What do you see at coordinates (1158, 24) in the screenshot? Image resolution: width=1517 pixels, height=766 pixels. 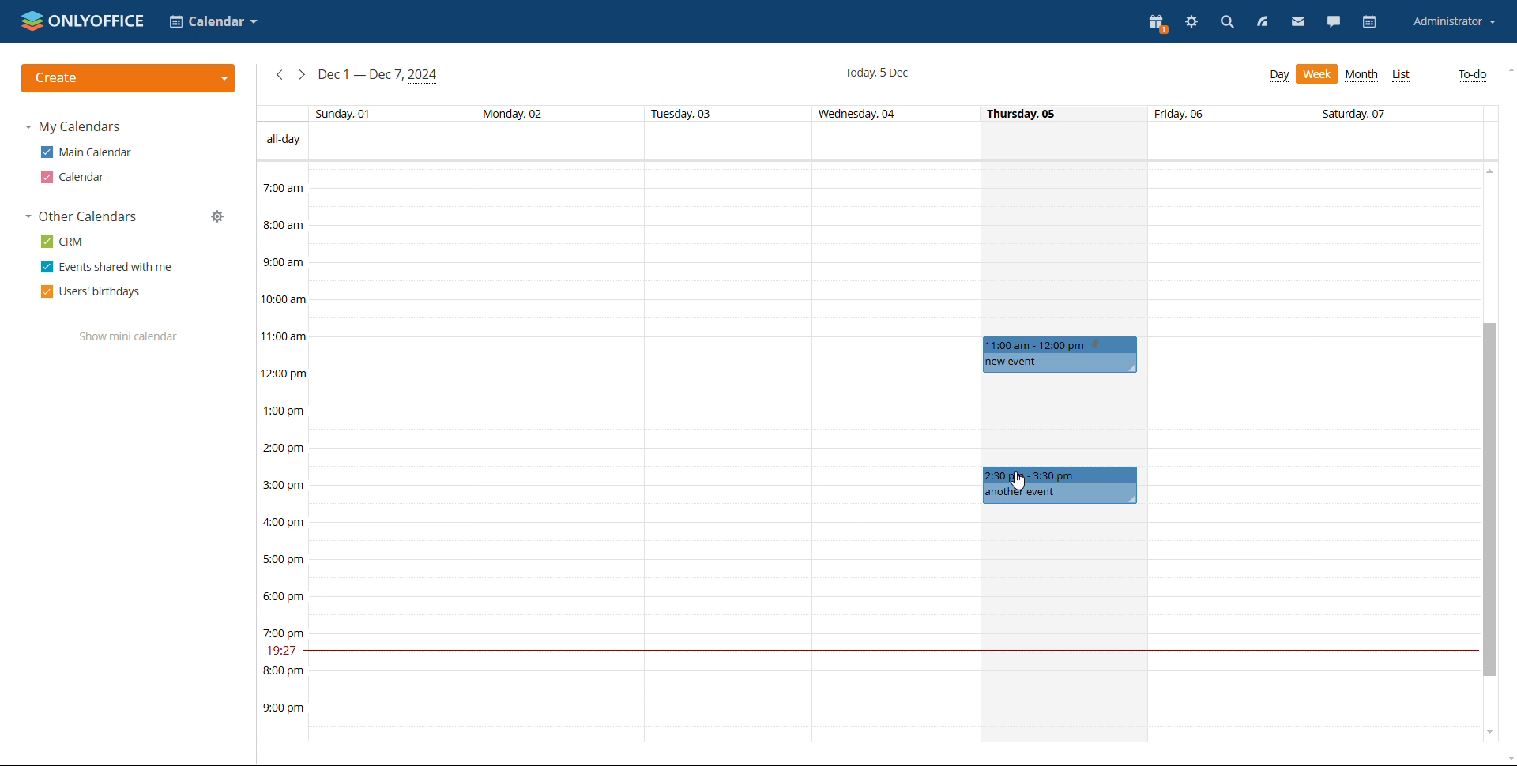 I see `present` at bounding box center [1158, 24].